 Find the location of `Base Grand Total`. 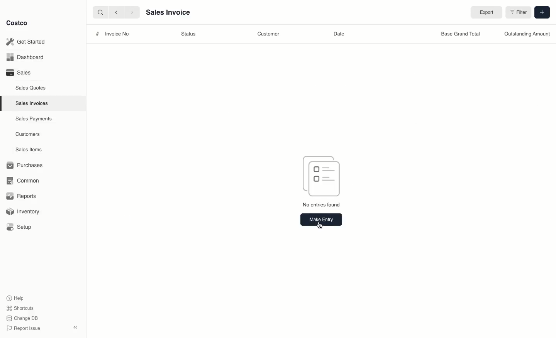

Base Grand Total is located at coordinates (459, 34).